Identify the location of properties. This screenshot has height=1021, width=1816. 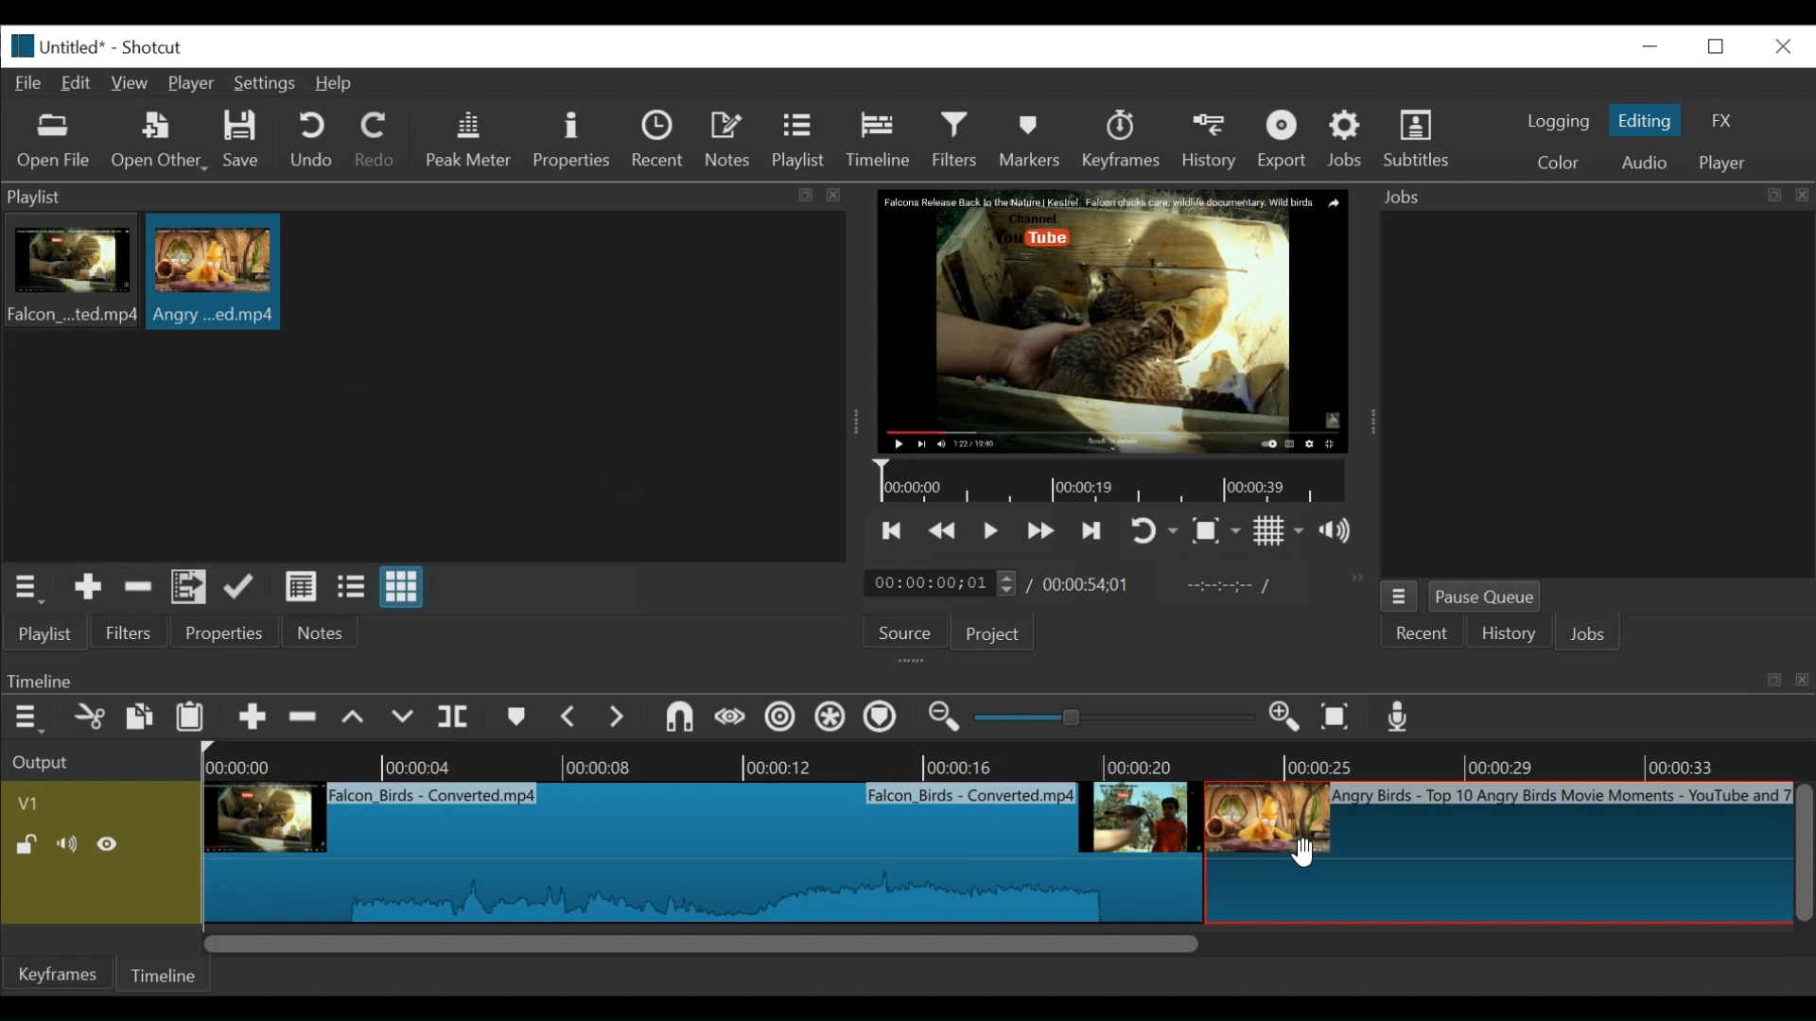
(226, 633).